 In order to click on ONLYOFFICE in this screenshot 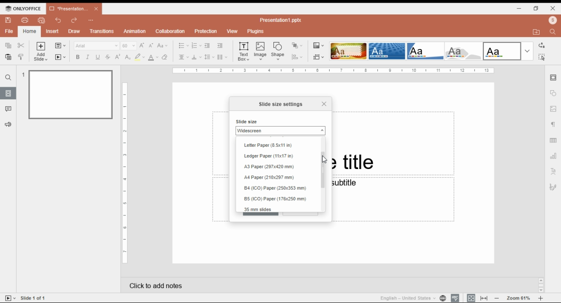, I will do `click(23, 8)`.